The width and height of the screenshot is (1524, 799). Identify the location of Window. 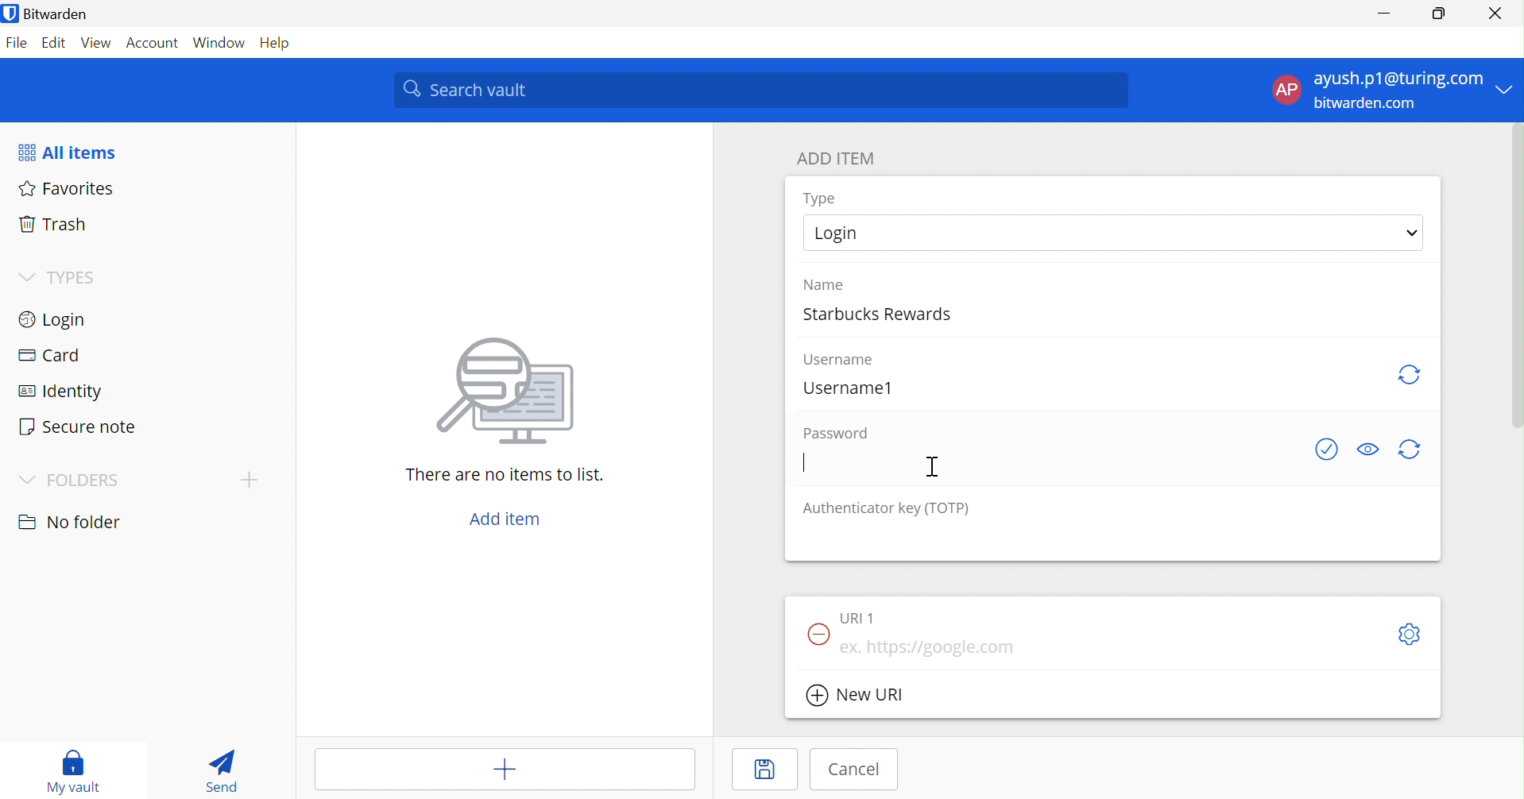
(222, 44).